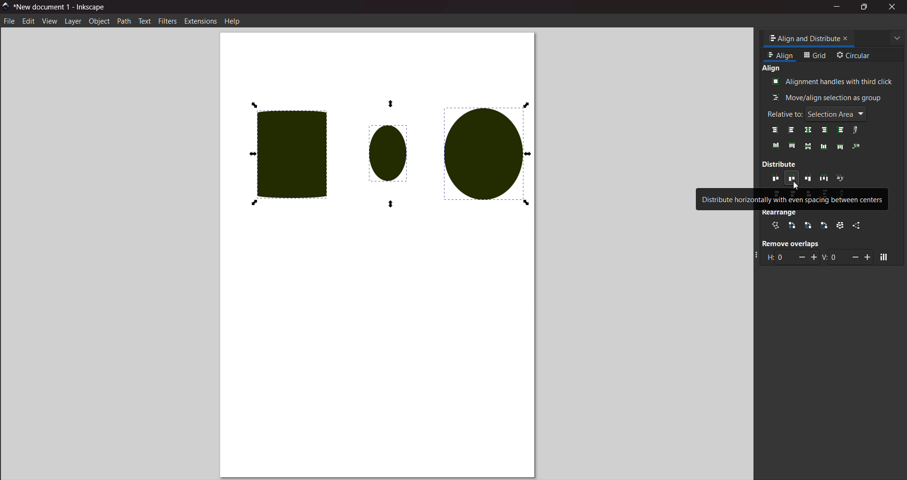 The width and height of the screenshot is (907, 480). I want to click on move/align as group, so click(828, 99).